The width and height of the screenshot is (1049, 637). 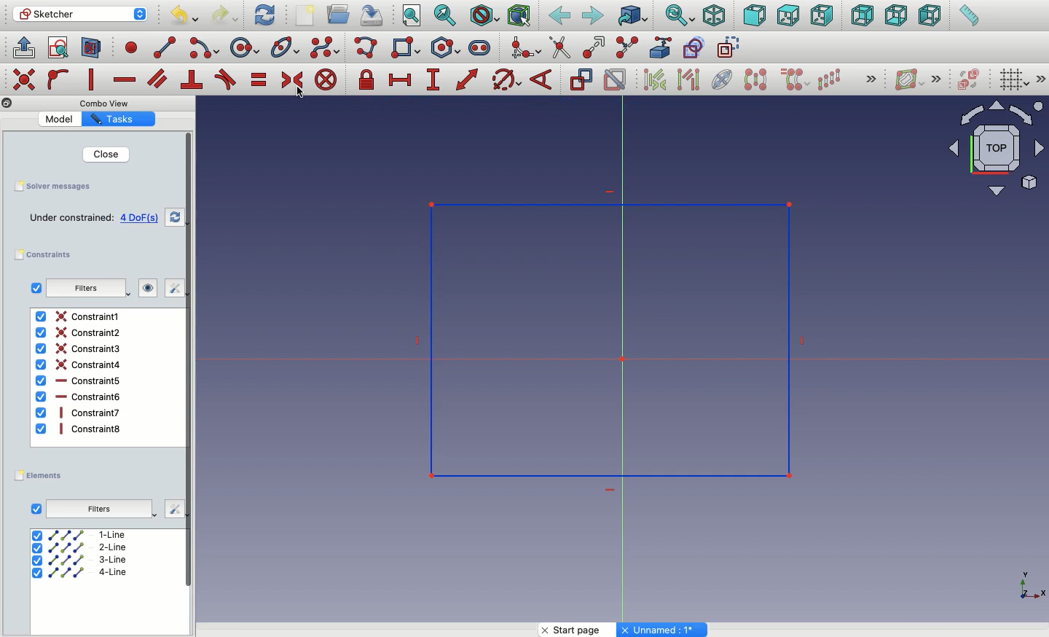 I want to click on Redo, so click(x=227, y=15).